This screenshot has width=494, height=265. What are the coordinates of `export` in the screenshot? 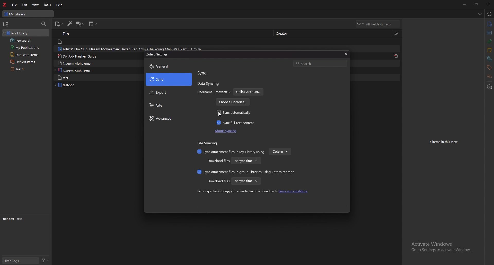 It's located at (169, 93).